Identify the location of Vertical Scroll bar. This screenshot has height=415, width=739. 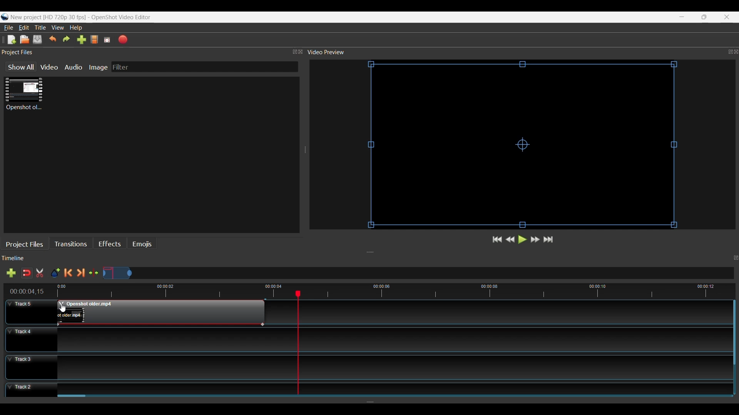
(733, 333).